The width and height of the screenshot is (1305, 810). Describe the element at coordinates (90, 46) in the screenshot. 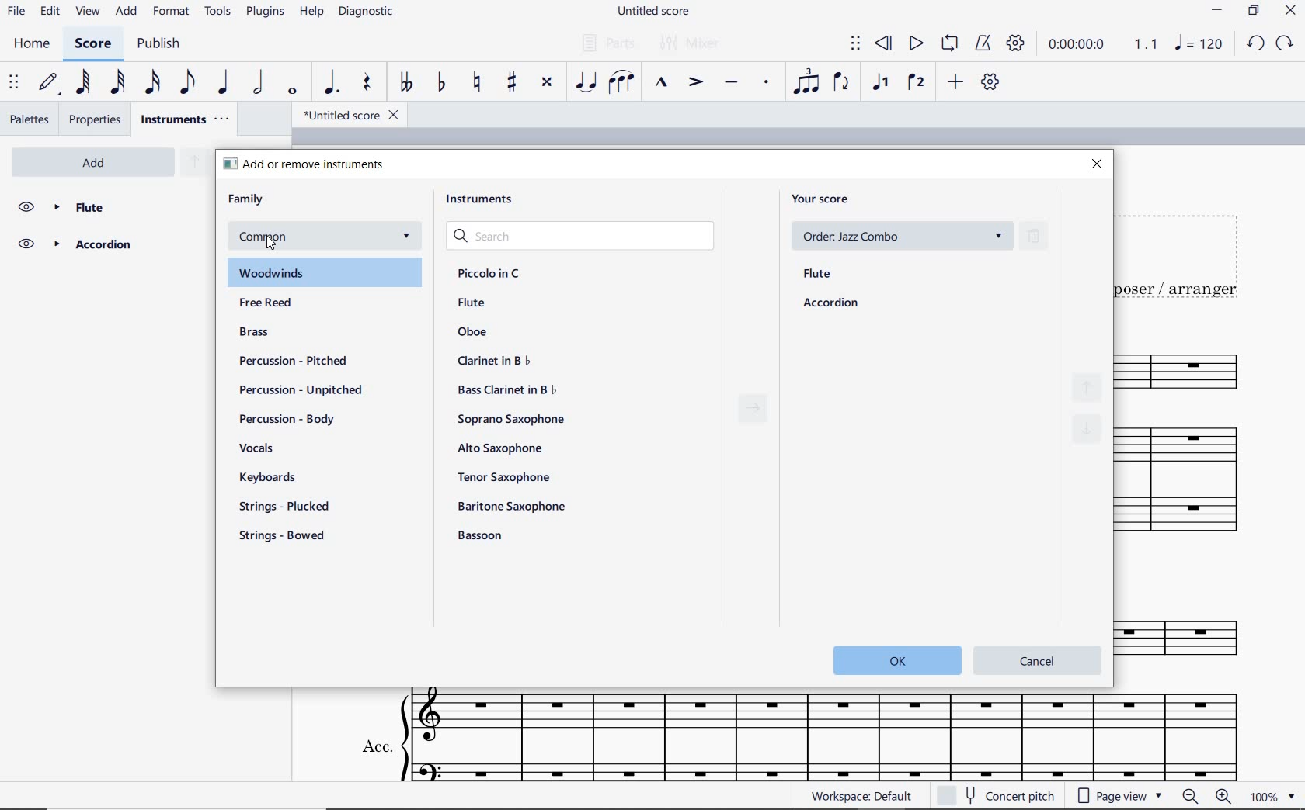

I see `SCORE` at that location.